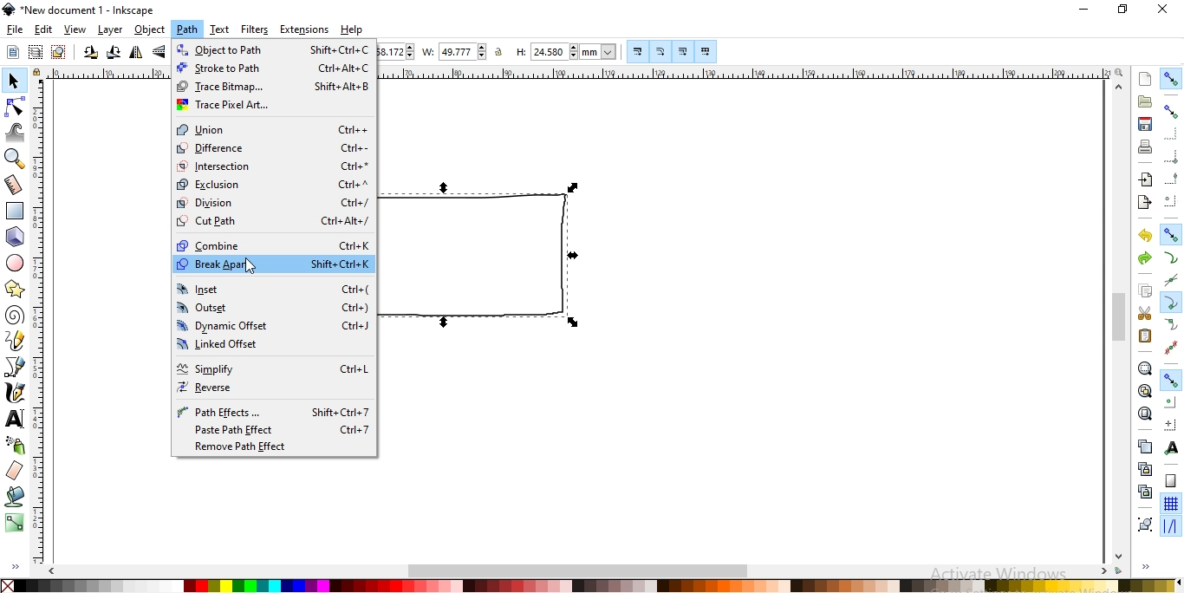 Image resolution: width=1184 pixels, height=593 pixels. Describe the element at coordinates (1146, 291) in the screenshot. I see `copy` at that location.